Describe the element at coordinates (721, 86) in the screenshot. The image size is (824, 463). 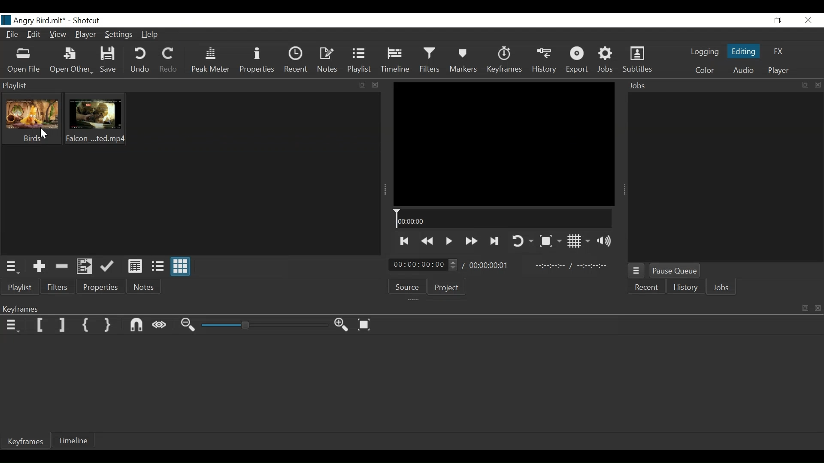
I see `Jobs Panel` at that location.